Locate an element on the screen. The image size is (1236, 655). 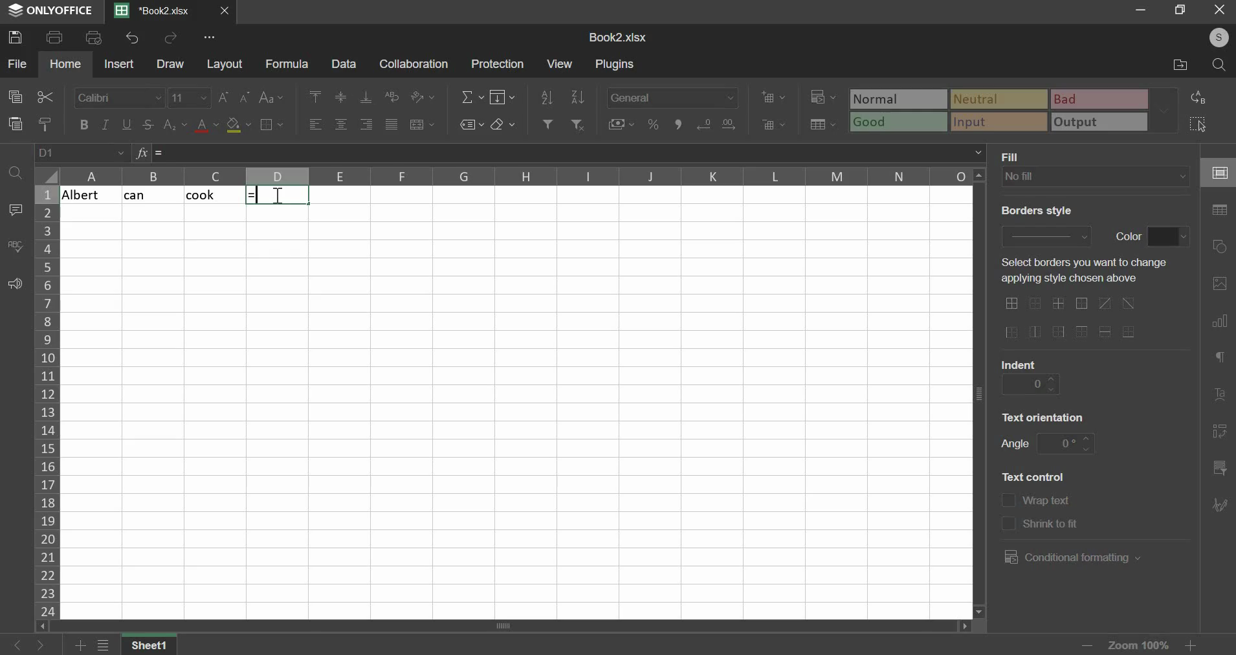
restore is located at coordinates (1178, 11).